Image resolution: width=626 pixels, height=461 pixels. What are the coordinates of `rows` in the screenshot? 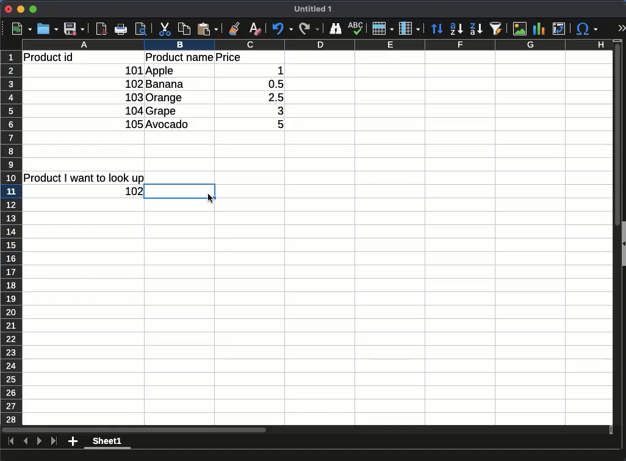 It's located at (383, 28).